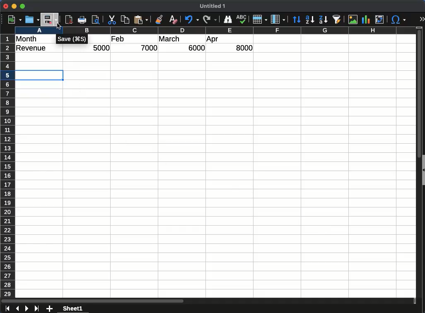 The height and width of the screenshot is (313, 425). What do you see at coordinates (398, 20) in the screenshot?
I see `special characters` at bounding box center [398, 20].